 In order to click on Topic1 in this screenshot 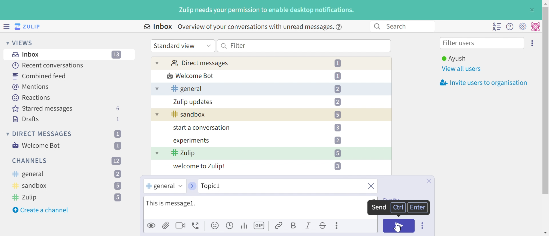, I will do `click(227, 185)`.